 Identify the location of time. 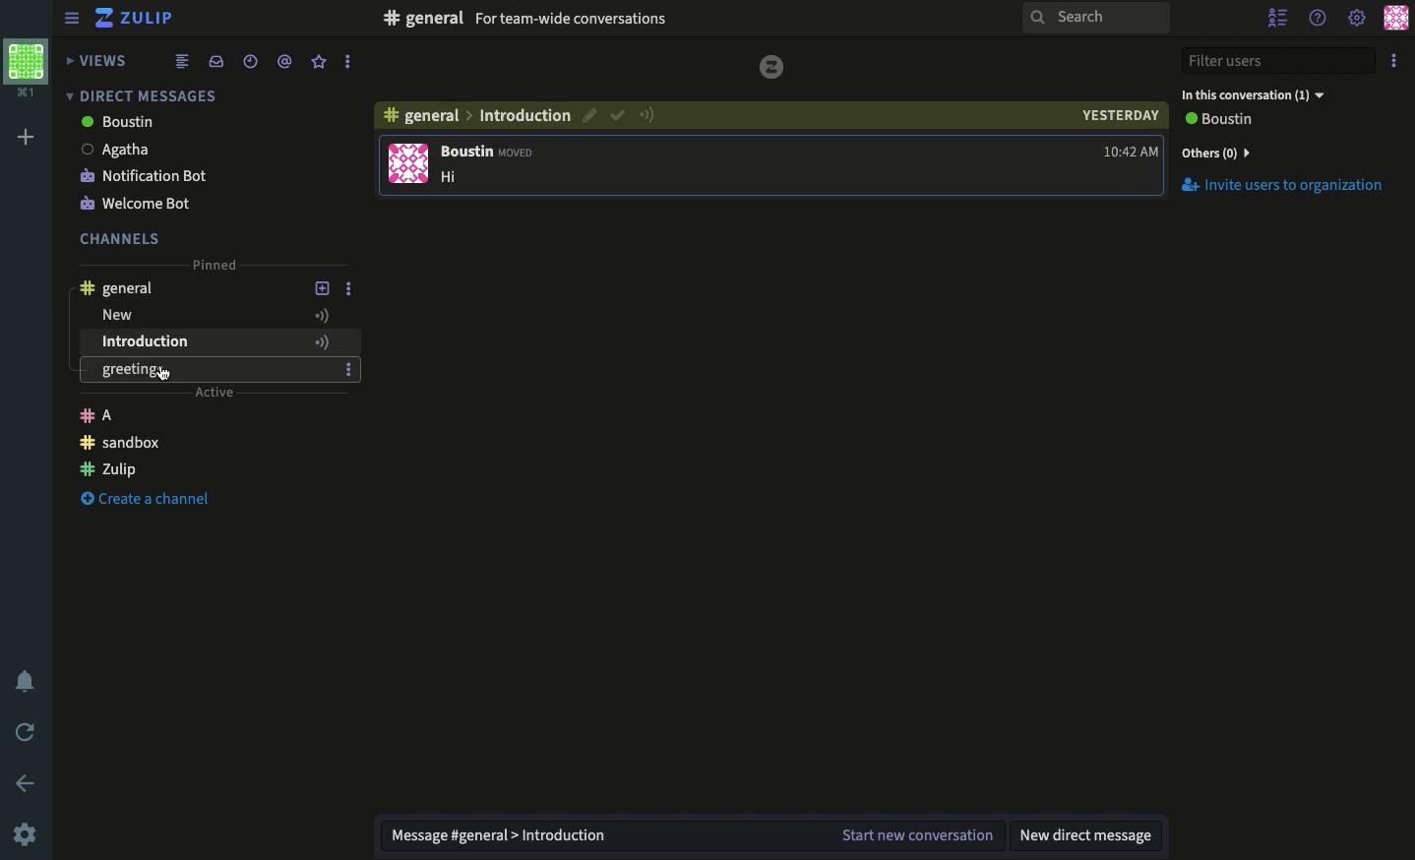
(1131, 152).